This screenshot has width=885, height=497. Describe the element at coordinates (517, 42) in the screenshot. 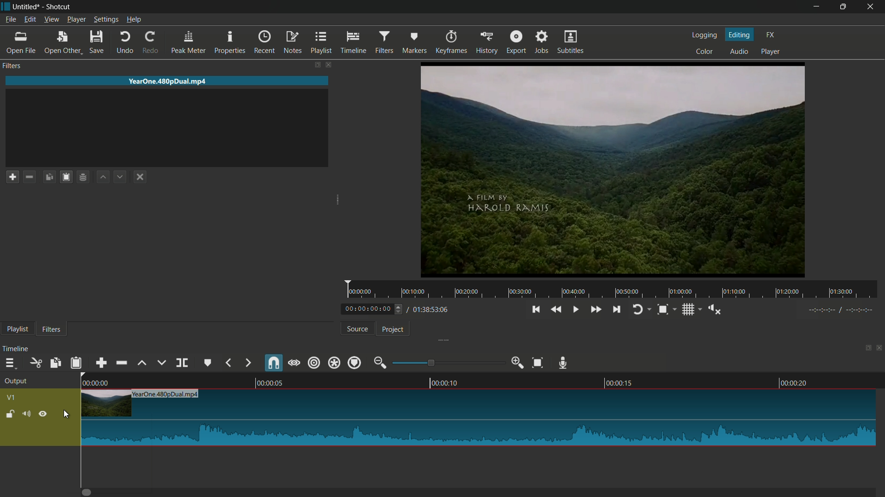

I see `export` at that location.